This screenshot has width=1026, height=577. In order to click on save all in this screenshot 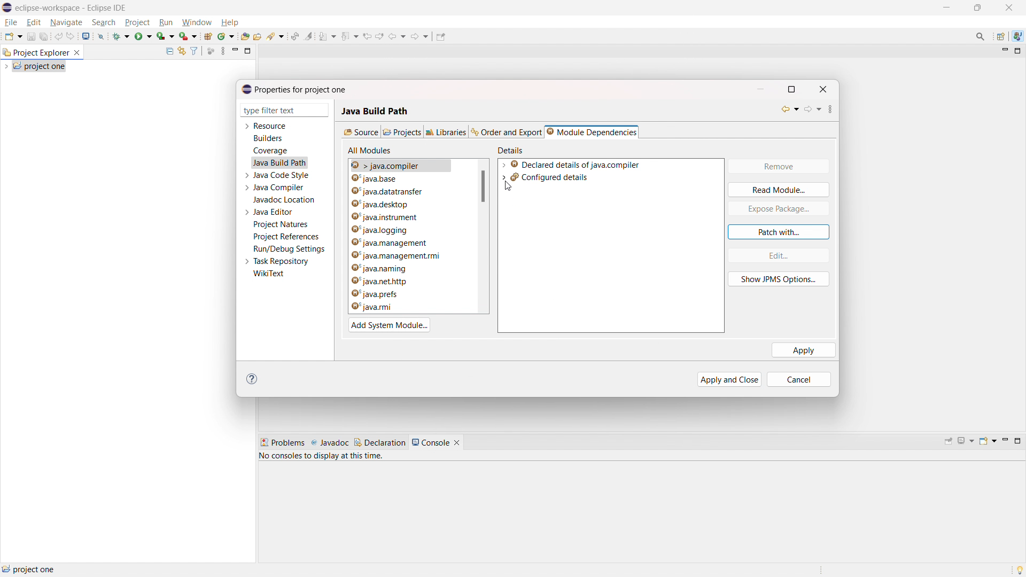, I will do `click(44, 37)`.